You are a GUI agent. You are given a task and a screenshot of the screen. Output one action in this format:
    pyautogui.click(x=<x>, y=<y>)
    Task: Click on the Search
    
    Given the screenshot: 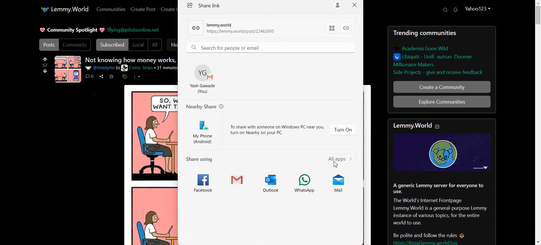 What is the action you would take?
    pyautogui.click(x=272, y=47)
    